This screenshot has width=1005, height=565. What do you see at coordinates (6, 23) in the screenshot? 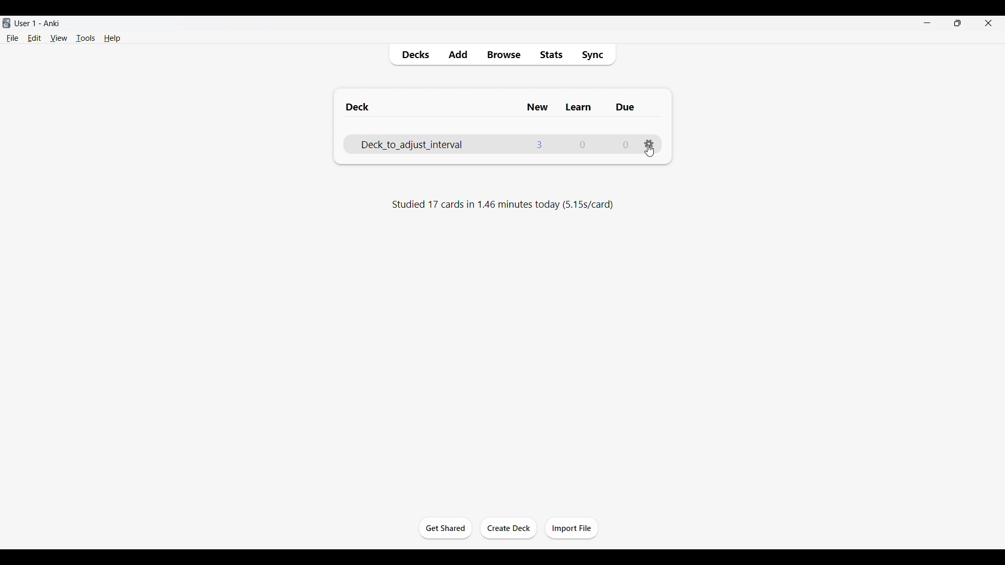
I see `Software logo` at bounding box center [6, 23].